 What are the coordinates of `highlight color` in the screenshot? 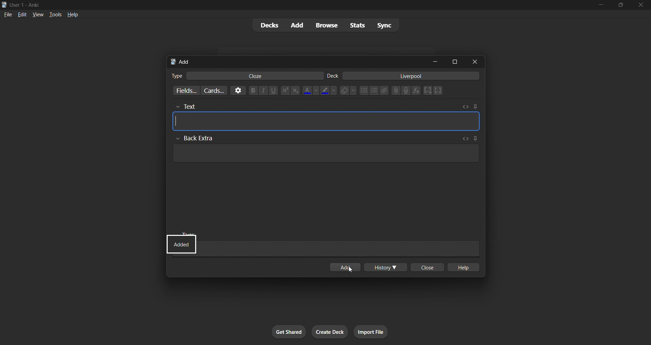 It's located at (329, 92).